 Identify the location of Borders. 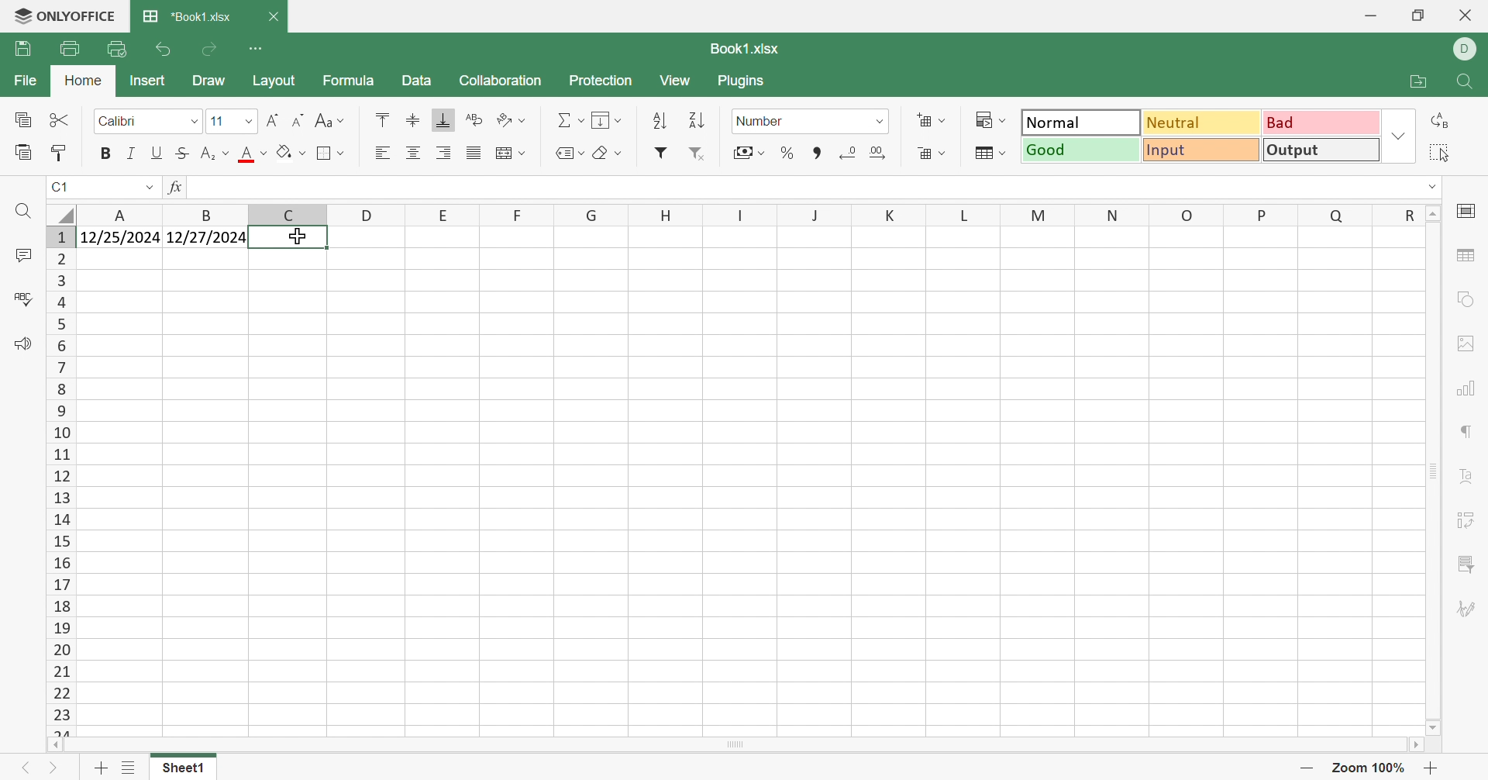
(329, 154).